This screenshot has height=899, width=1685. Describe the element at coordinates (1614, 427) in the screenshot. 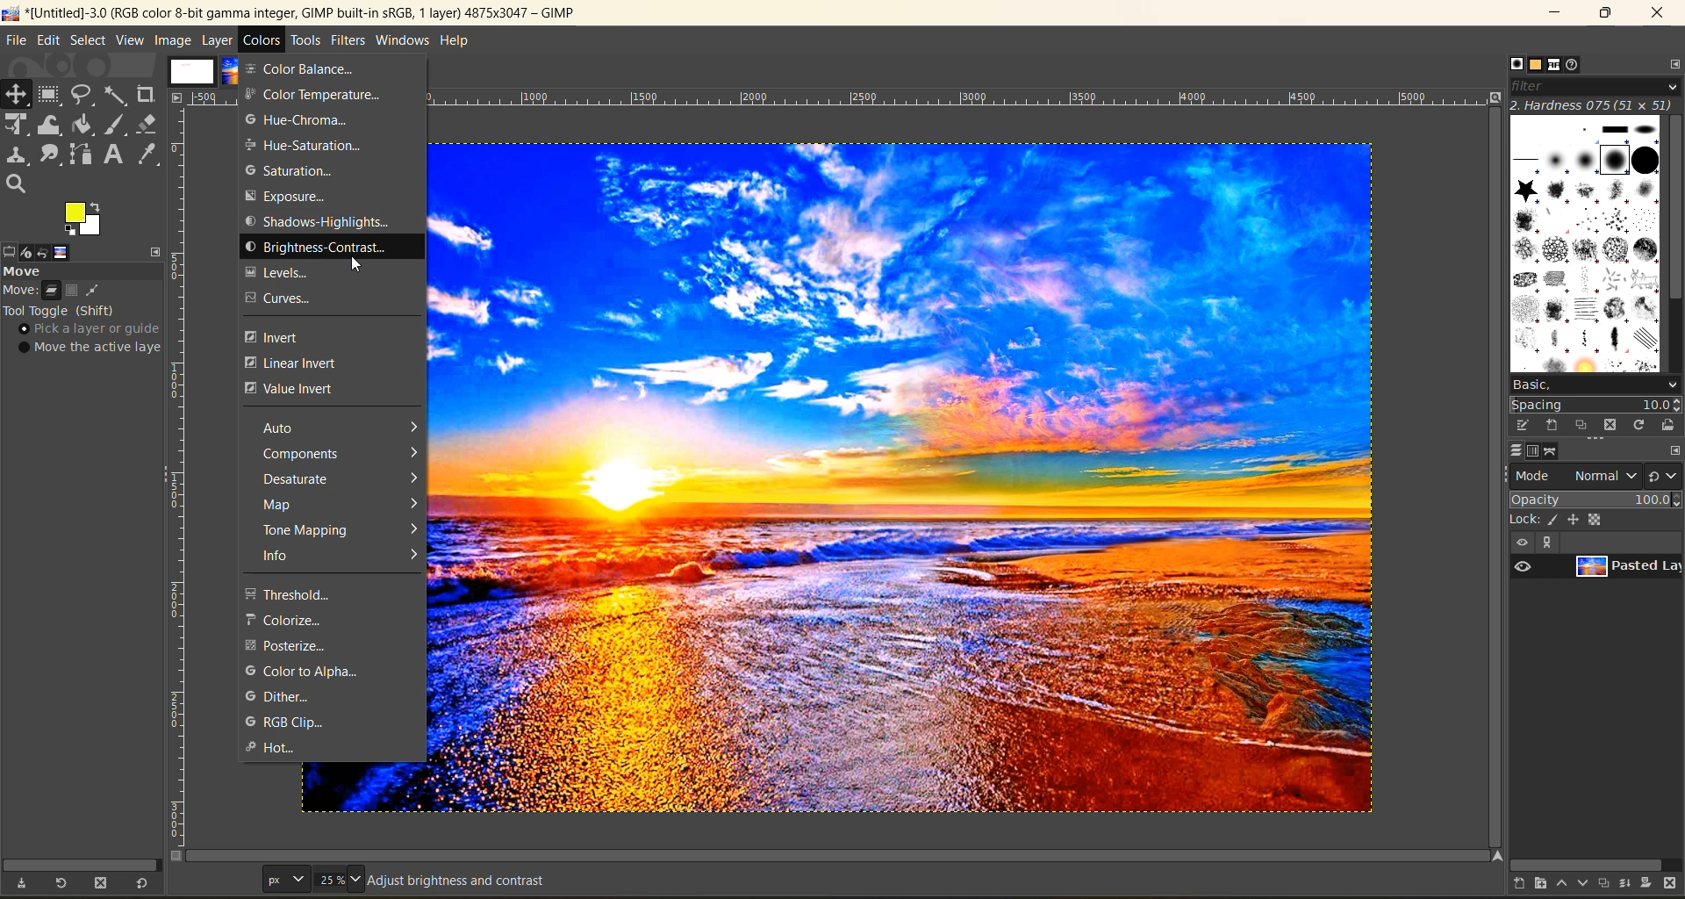

I see `delete brush` at that location.